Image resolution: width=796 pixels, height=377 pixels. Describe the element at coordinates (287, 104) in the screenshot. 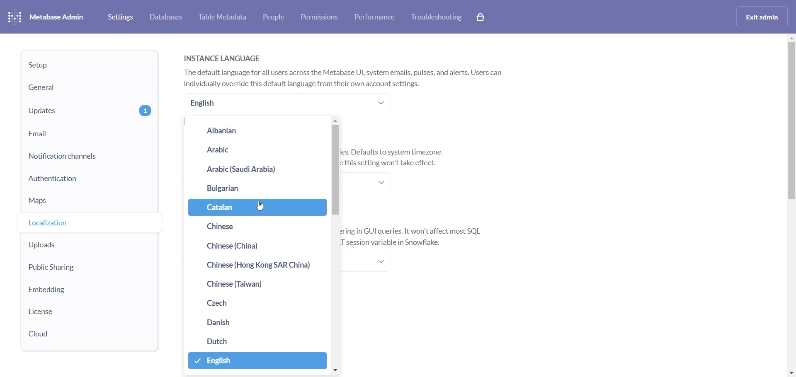

I see `language dropdown` at that location.